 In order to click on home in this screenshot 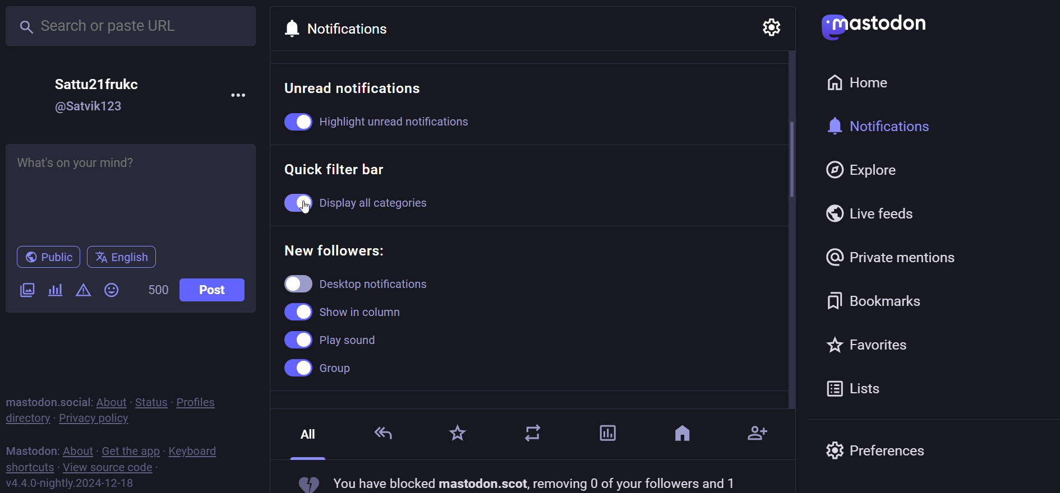, I will do `click(866, 83)`.